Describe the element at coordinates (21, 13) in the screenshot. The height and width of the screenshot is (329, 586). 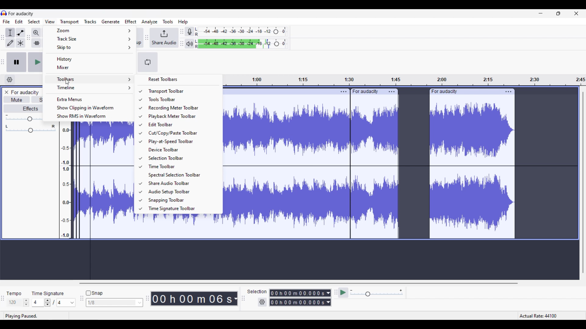
I see `For audacity` at that location.